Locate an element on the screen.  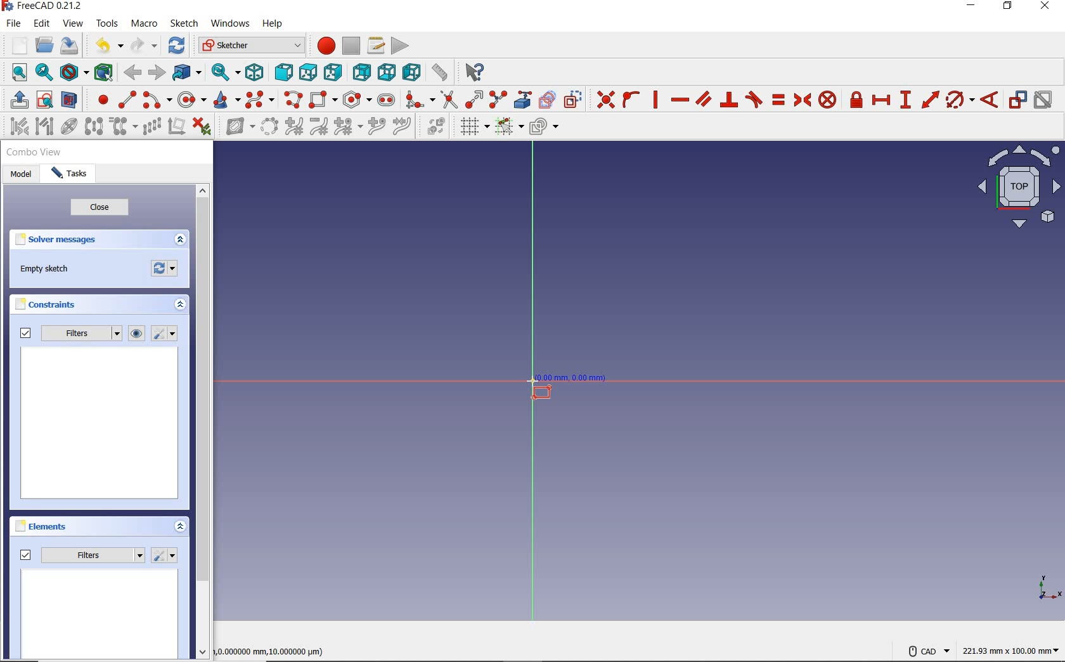
create slot is located at coordinates (387, 101).